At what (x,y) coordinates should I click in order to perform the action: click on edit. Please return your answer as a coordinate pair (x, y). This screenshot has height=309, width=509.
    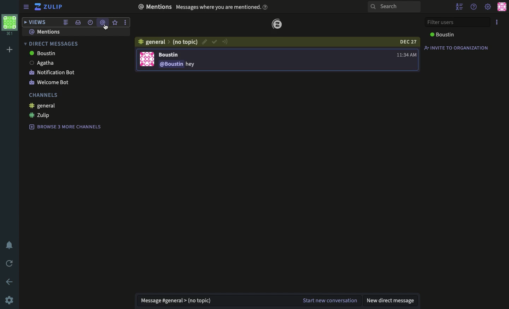
    Looking at the image, I should click on (204, 42).